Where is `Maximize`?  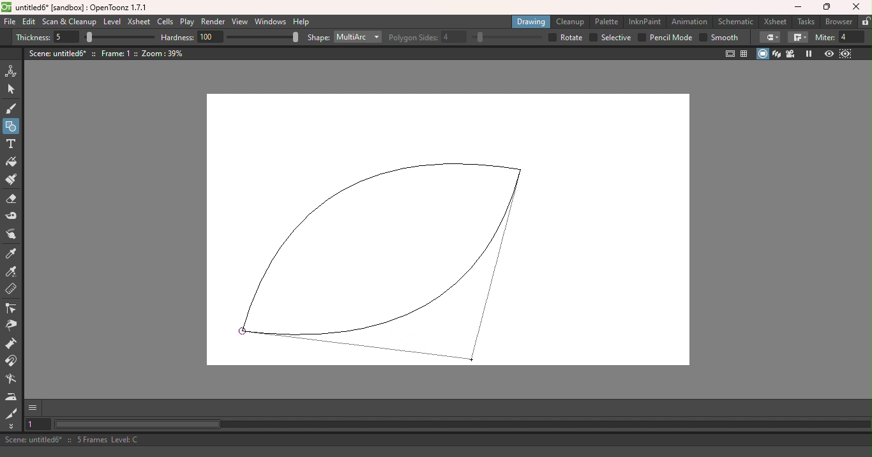
Maximize is located at coordinates (825, 8).